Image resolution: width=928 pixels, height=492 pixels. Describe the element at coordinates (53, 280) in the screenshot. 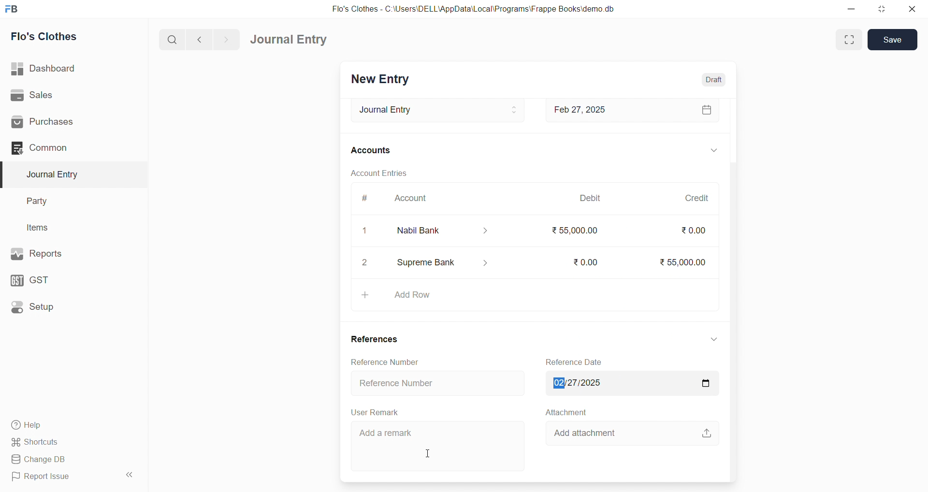

I see `GST` at that location.